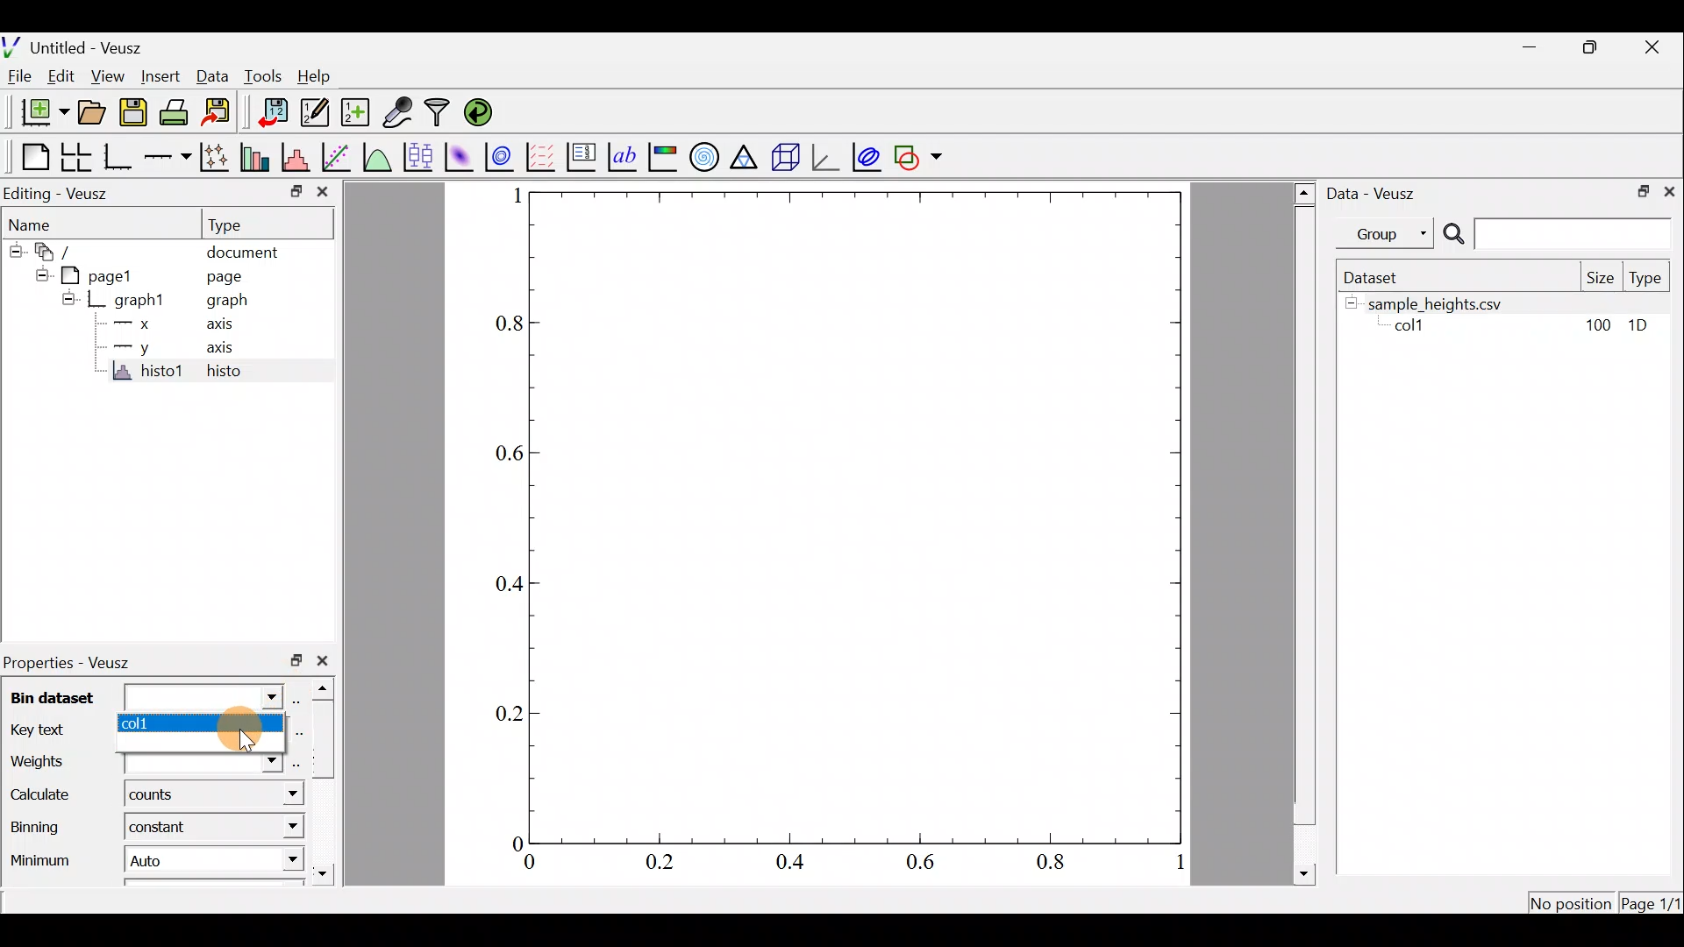 The height and width of the screenshot is (947, 1684). Describe the element at coordinates (151, 858) in the screenshot. I see `Auto` at that location.